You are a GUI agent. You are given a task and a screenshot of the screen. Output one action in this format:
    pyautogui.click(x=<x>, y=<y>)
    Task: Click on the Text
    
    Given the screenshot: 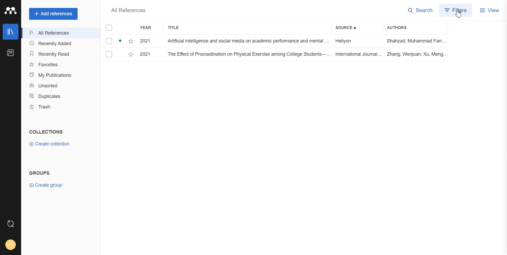 What is the action you would take?
    pyautogui.click(x=129, y=10)
    